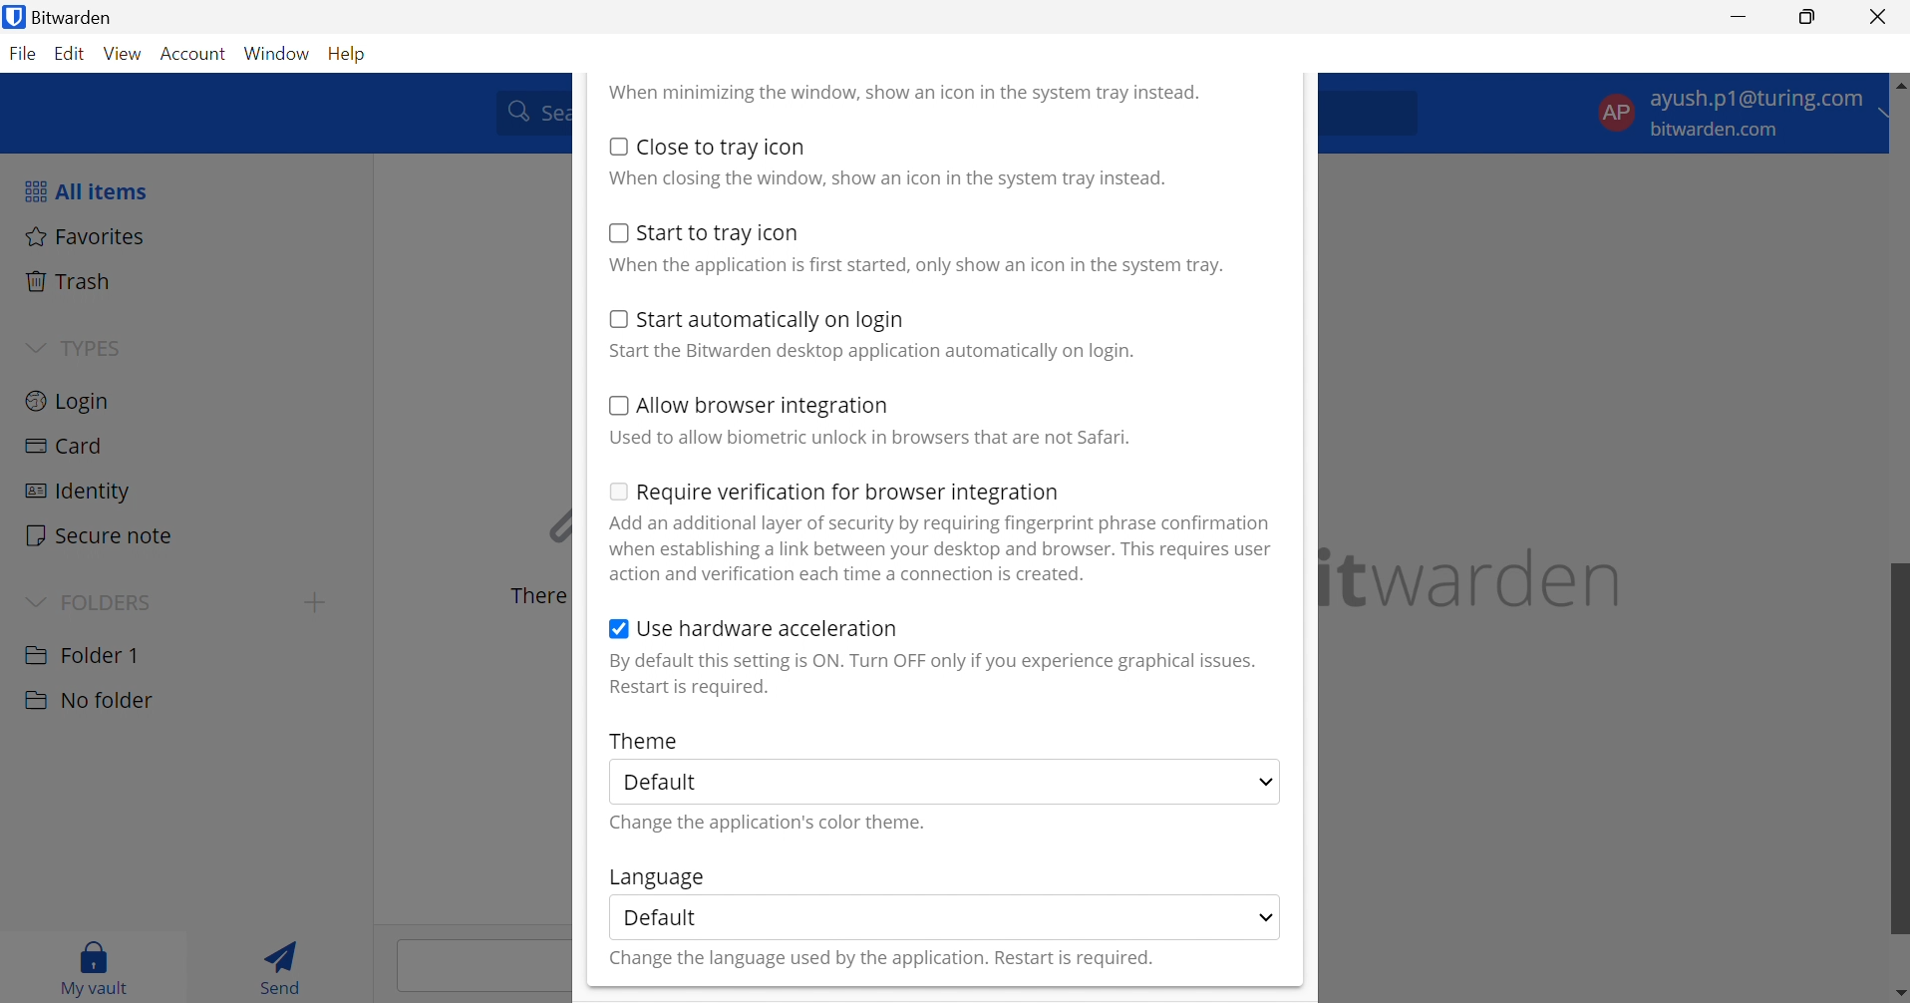 This screenshot has height=1003, width=1910. Describe the element at coordinates (533, 596) in the screenshot. I see `There are no items to list.` at that location.